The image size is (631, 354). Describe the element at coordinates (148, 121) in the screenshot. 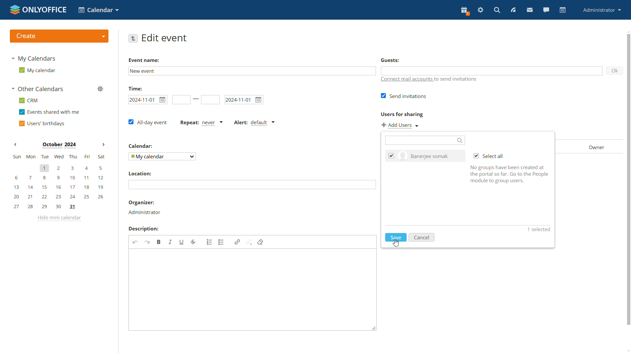

I see `all-day event checkbox` at that location.